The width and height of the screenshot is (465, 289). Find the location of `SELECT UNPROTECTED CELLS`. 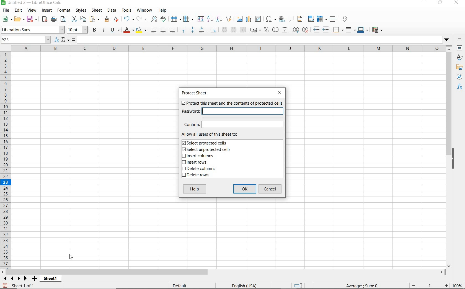

SELECT UNPROTECTED CELLS is located at coordinates (207, 150).